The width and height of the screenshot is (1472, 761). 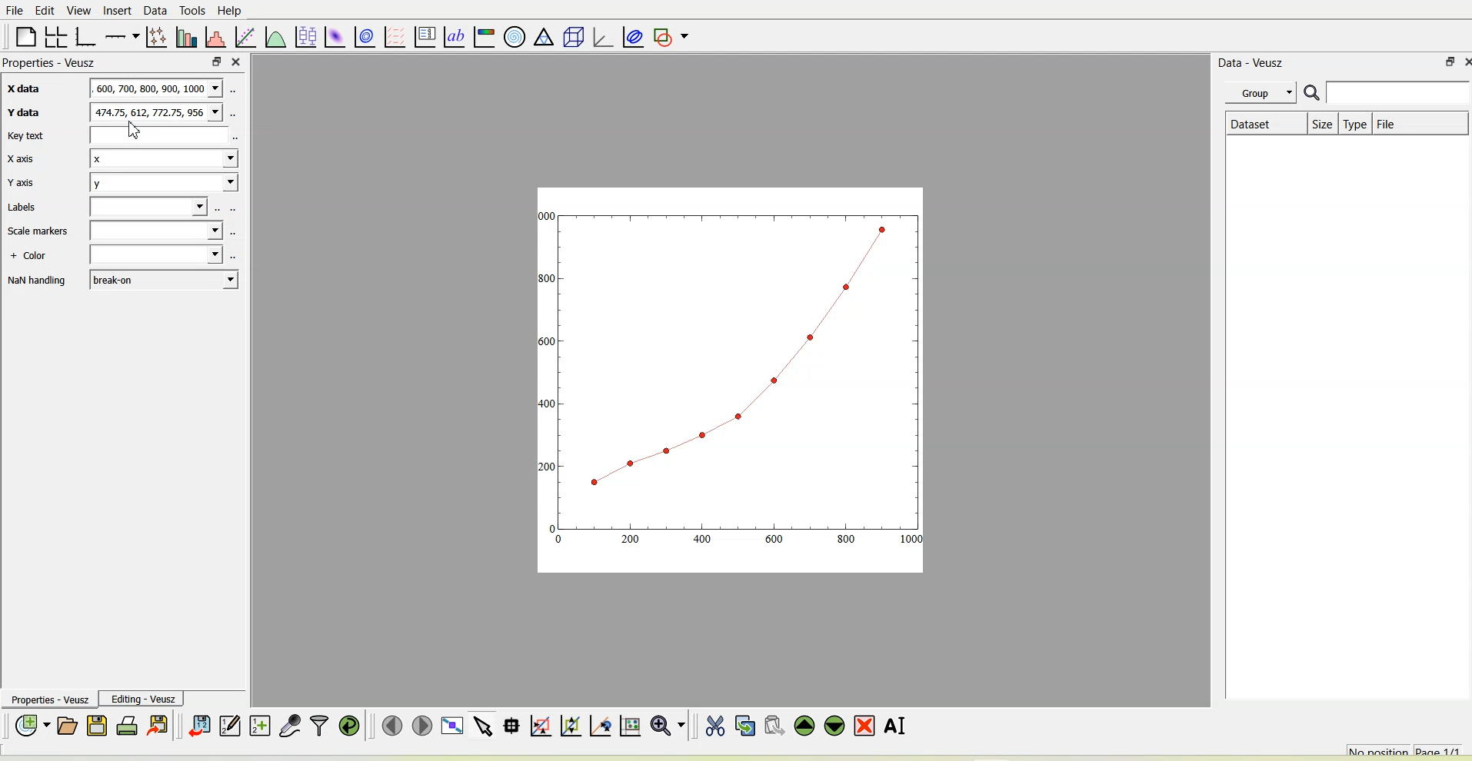 What do you see at coordinates (847, 540) in the screenshot?
I see `800` at bounding box center [847, 540].